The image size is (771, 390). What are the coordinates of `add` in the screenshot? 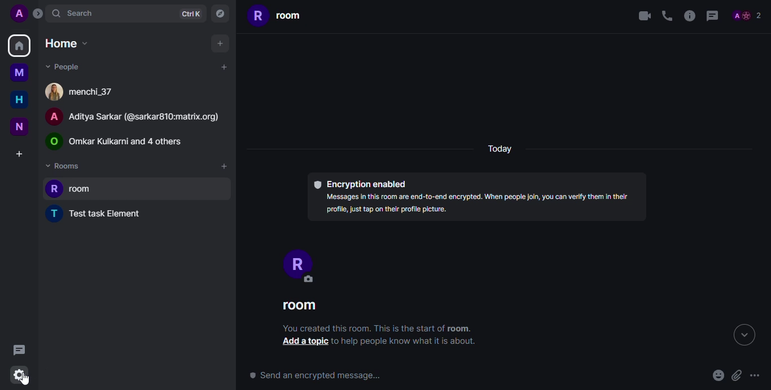 It's located at (222, 67).